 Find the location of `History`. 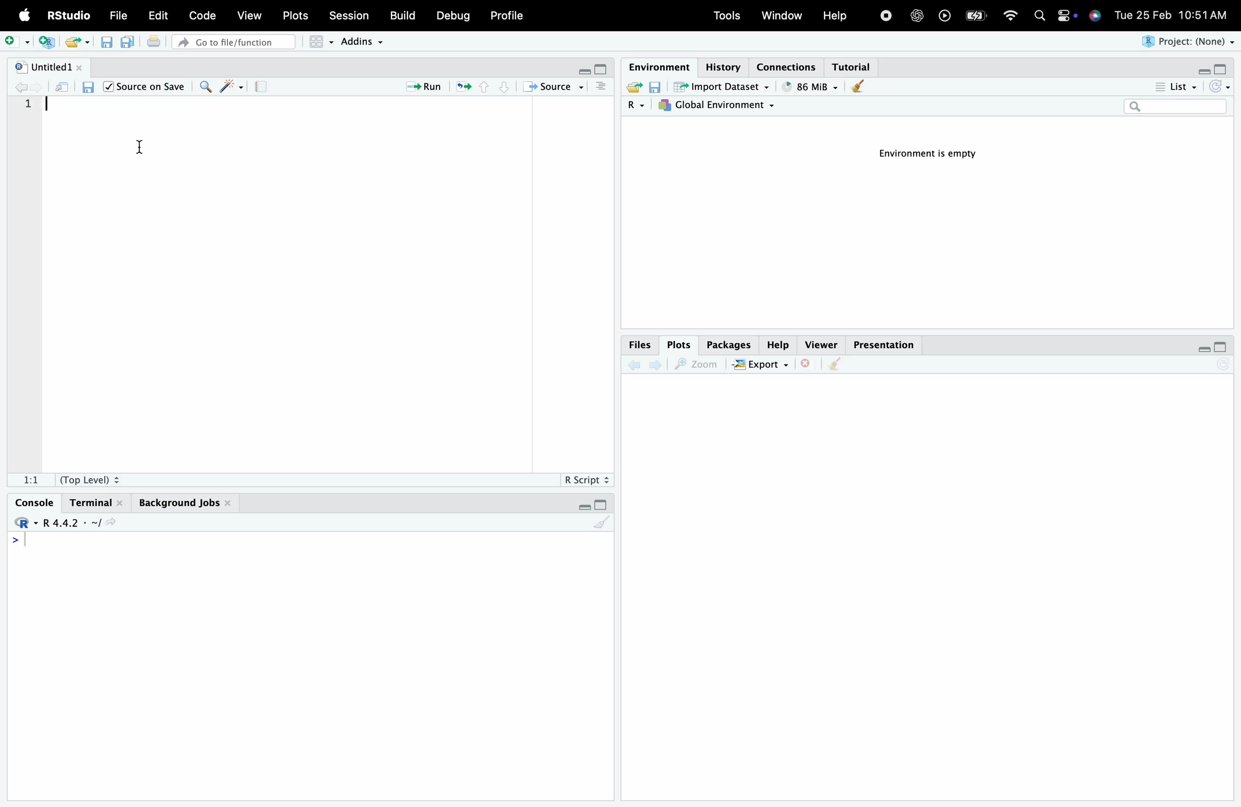

History is located at coordinates (720, 62).